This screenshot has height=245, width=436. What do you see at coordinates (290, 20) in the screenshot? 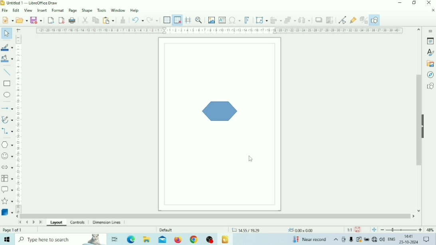
I see `Arrange` at bounding box center [290, 20].